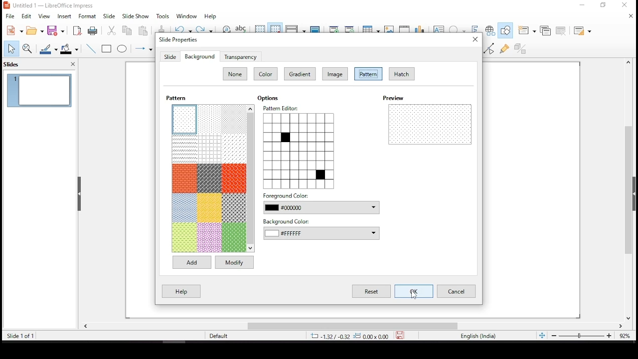 This screenshot has width=638, height=359. Describe the element at coordinates (234, 262) in the screenshot. I see `modify` at that location.